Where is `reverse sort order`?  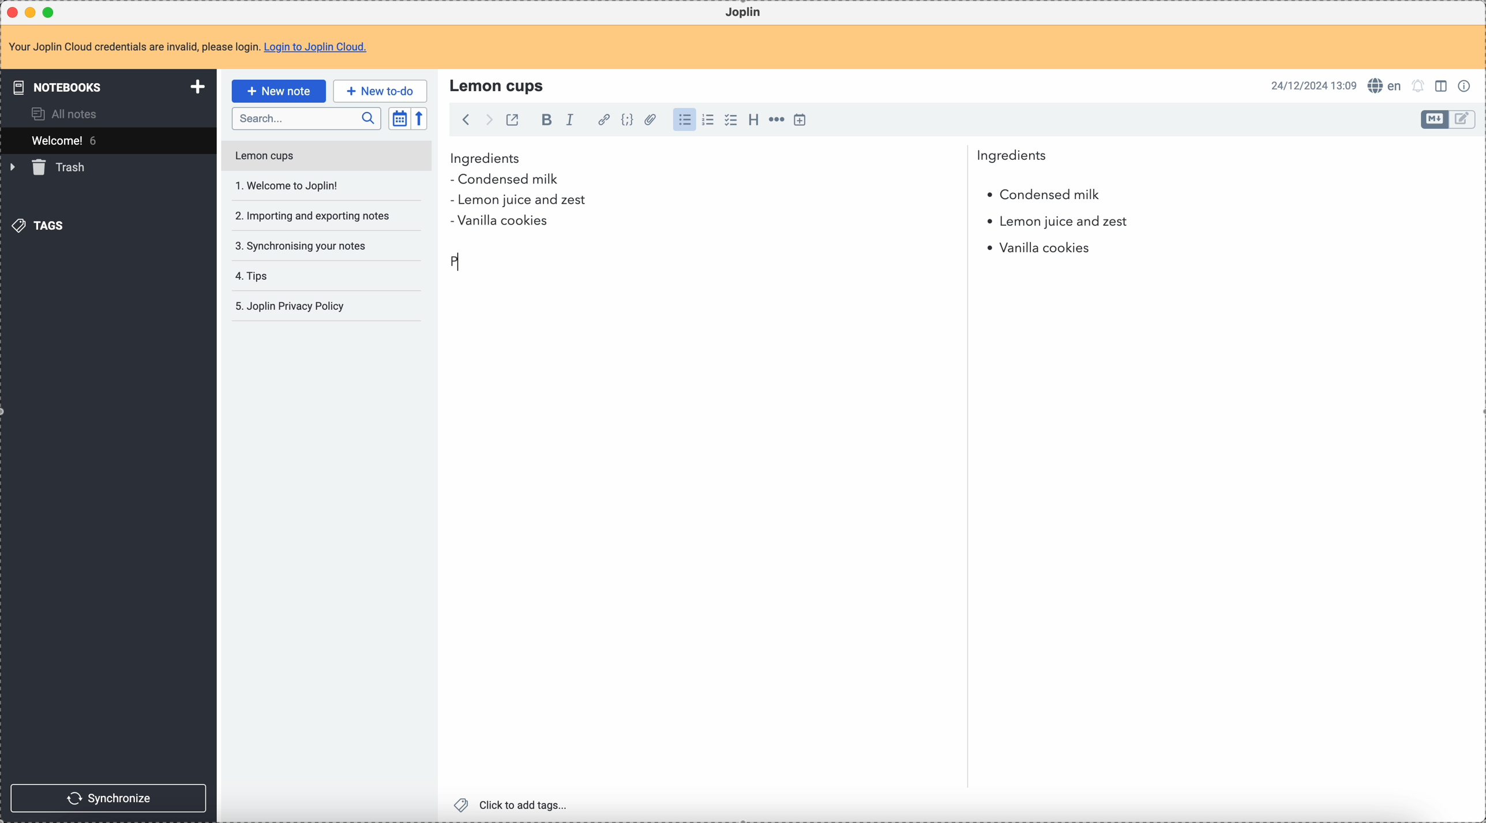
reverse sort order is located at coordinates (421, 119).